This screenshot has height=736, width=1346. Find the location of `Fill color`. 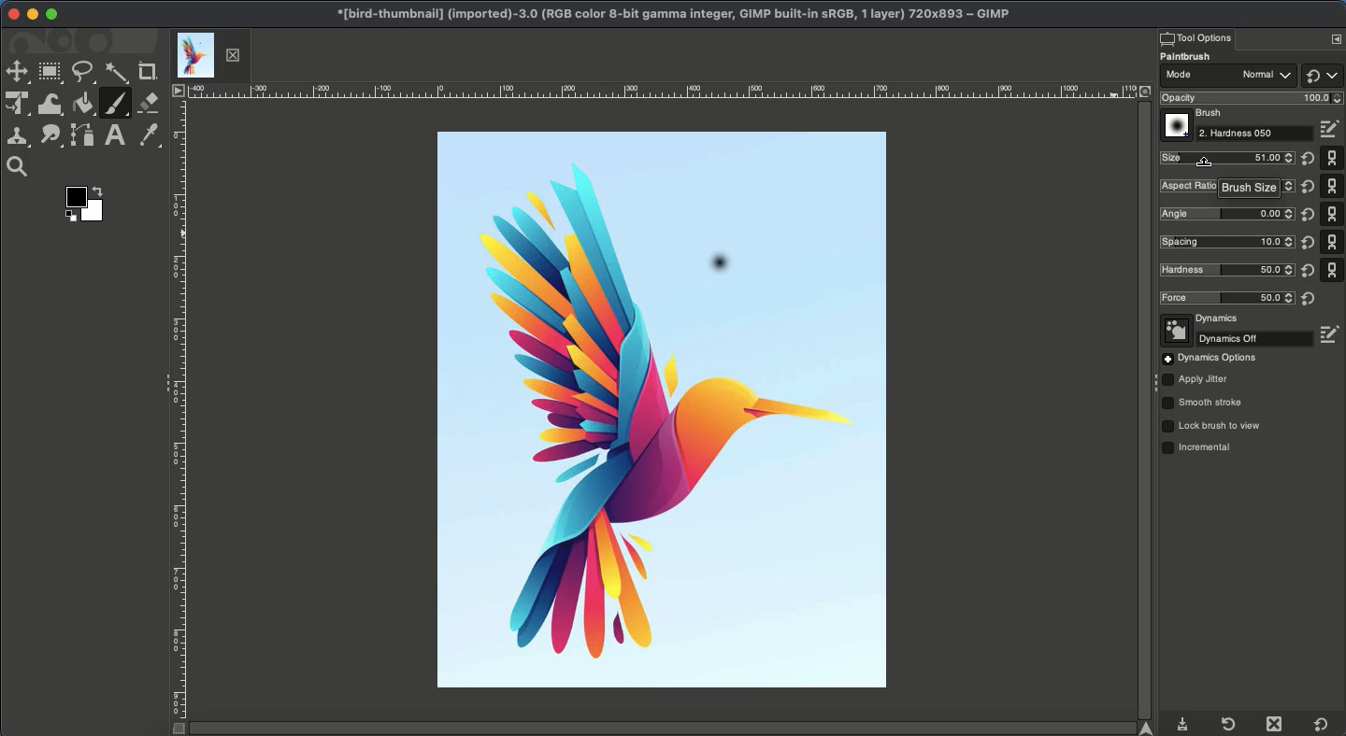

Fill color is located at coordinates (83, 104).